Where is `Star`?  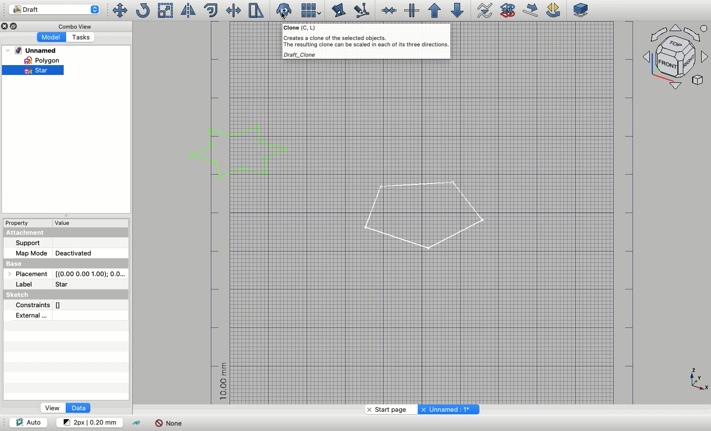 Star is located at coordinates (68, 284).